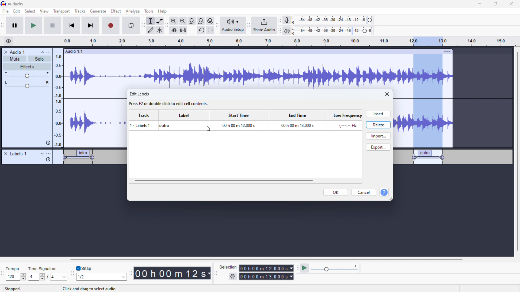 Image resolution: width=520 pixels, height=292 pixels. I want to click on trim audio outside selection, so click(174, 30).